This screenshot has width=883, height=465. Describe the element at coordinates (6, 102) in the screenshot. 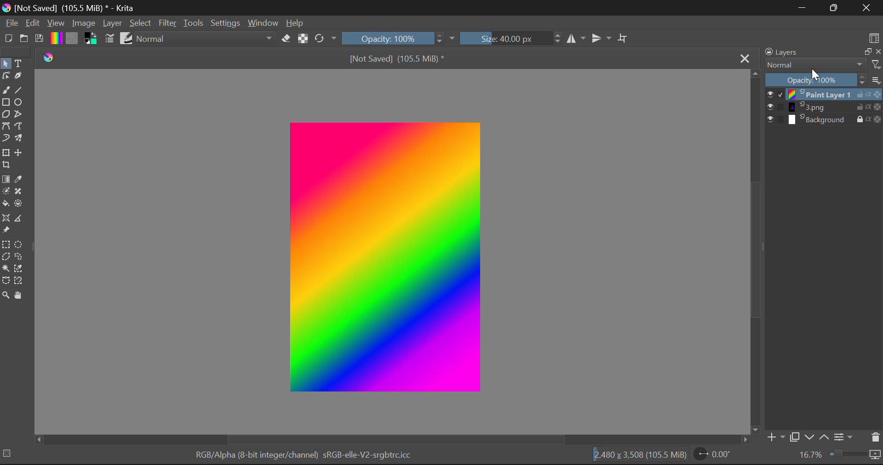

I see `Rectangle` at that location.